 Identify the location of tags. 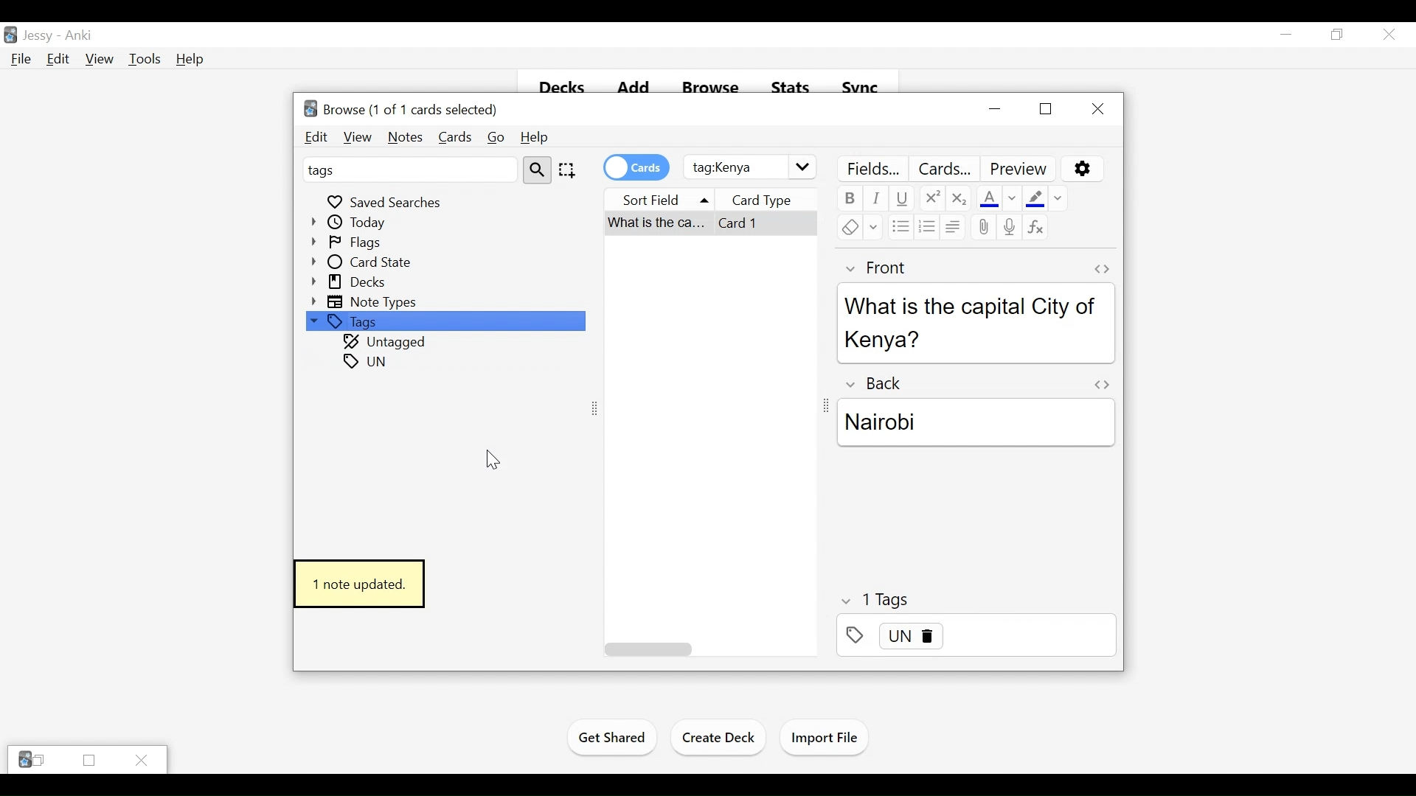
(875, 601).